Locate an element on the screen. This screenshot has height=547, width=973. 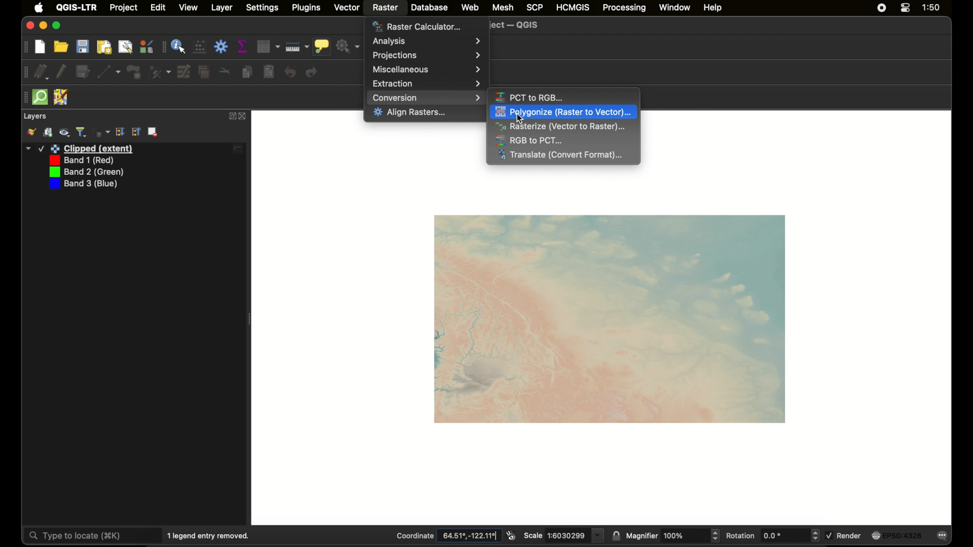
toolbox is located at coordinates (220, 47).